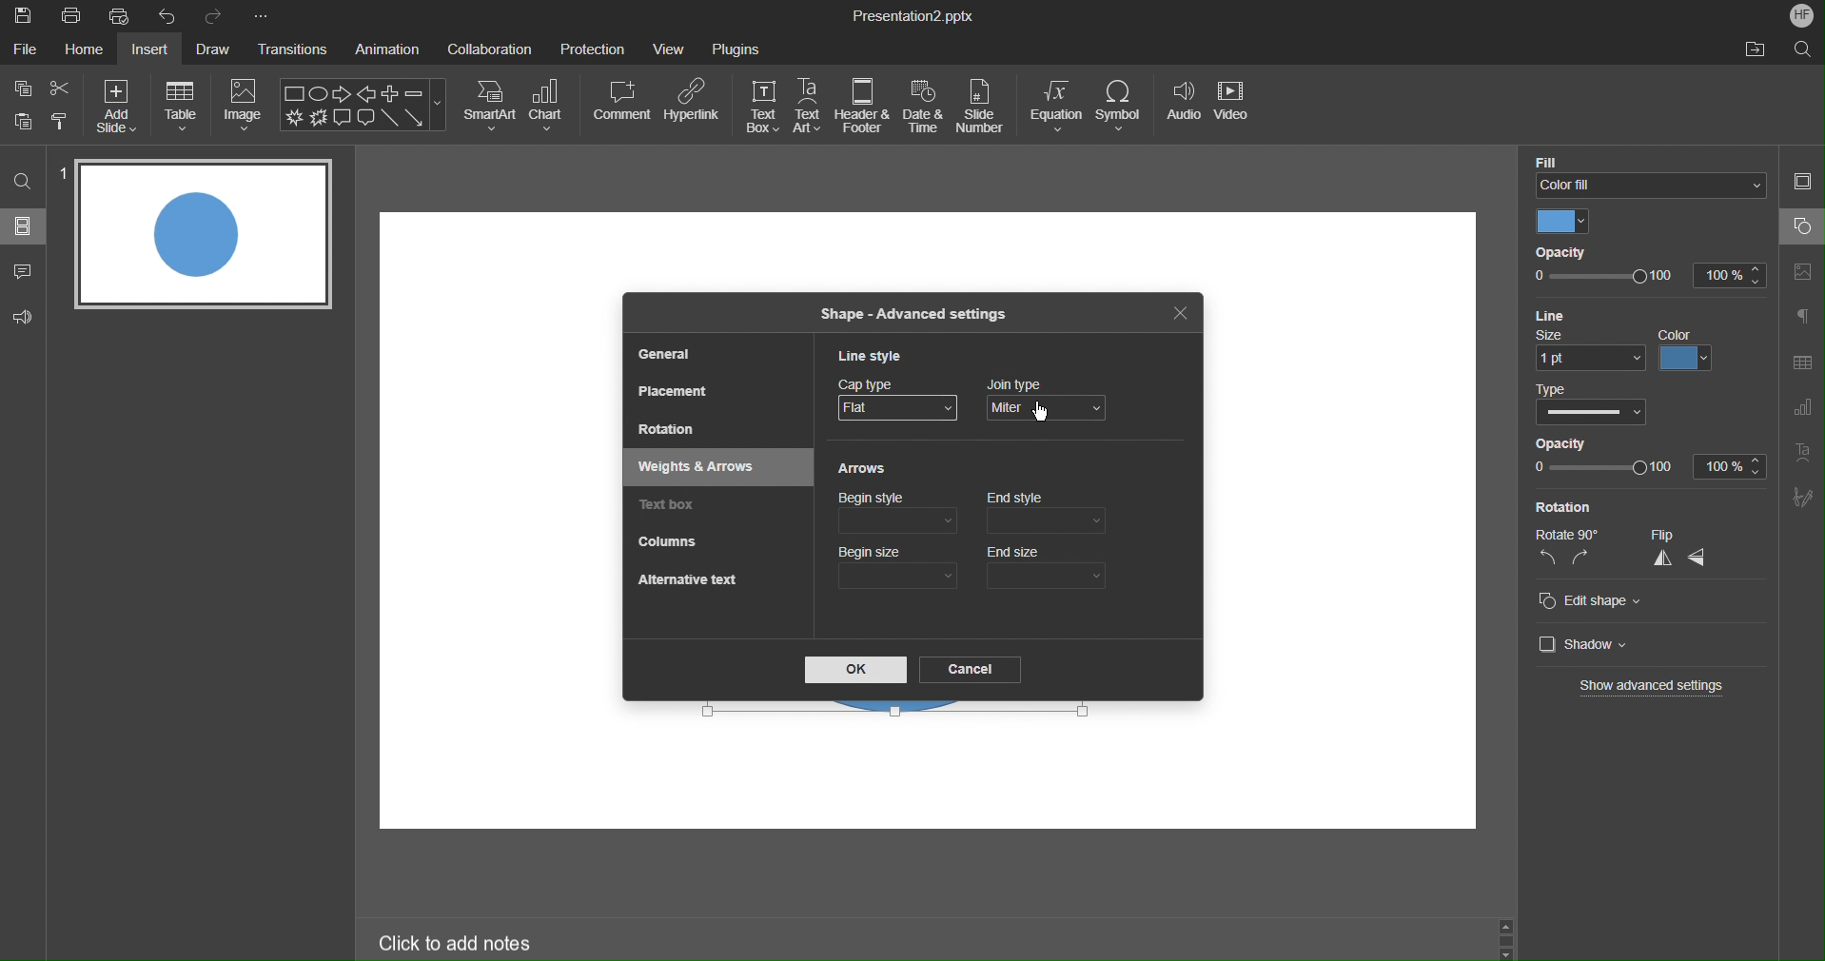 The height and width of the screenshot is (961, 1825). I want to click on 100%, so click(1726, 276).